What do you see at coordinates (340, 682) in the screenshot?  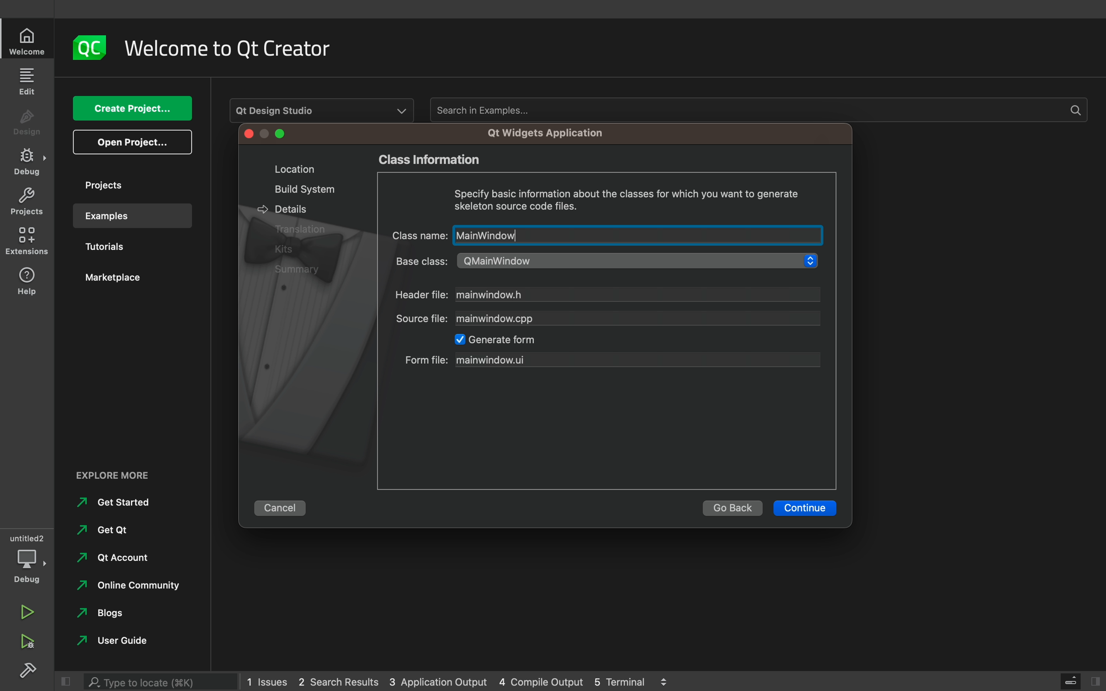 I see `2 search results` at bounding box center [340, 682].